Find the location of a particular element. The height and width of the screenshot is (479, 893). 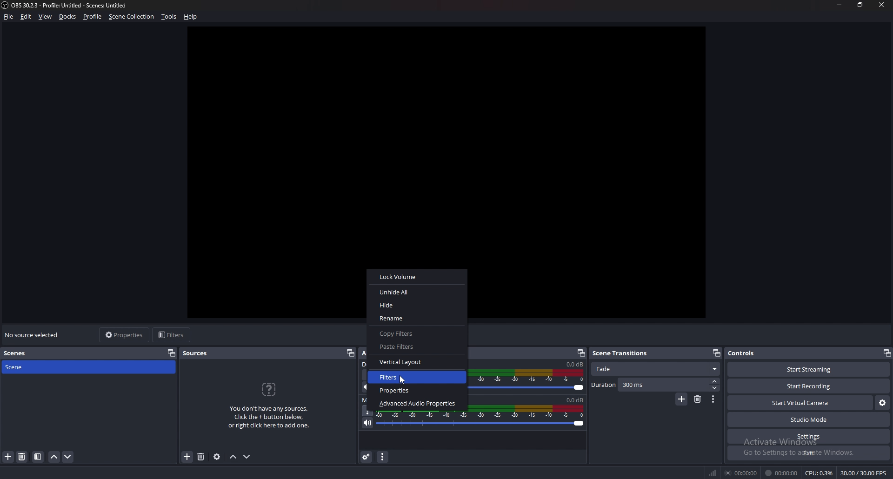

help is located at coordinates (192, 17).